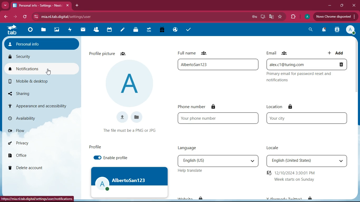 The image size is (360, 202). Describe the element at coordinates (38, 199) in the screenshot. I see `url` at that location.